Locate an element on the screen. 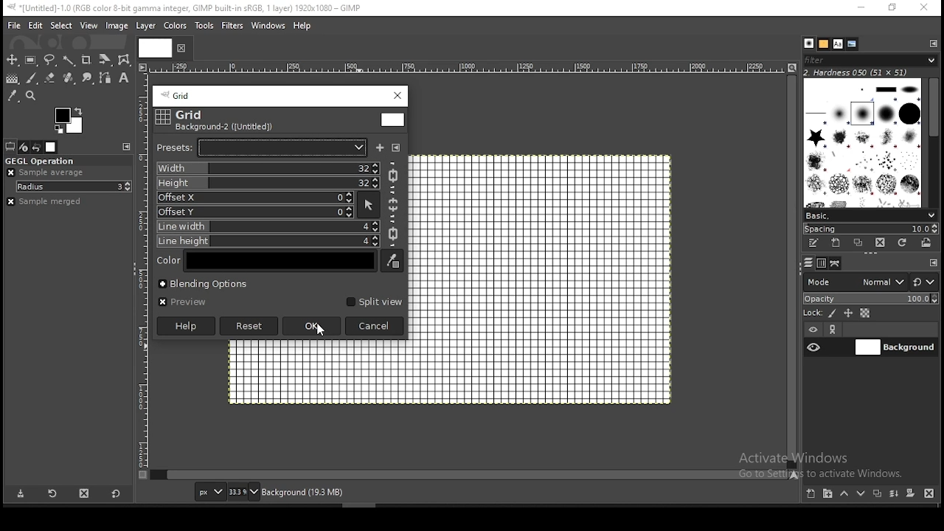  move layer on step up is located at coordinates (847, 494).